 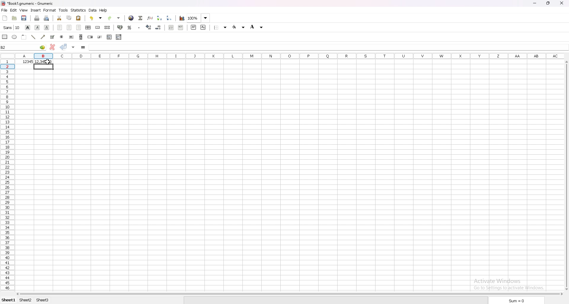 I want to click on decrease decimals, so click(x=158, y=28).